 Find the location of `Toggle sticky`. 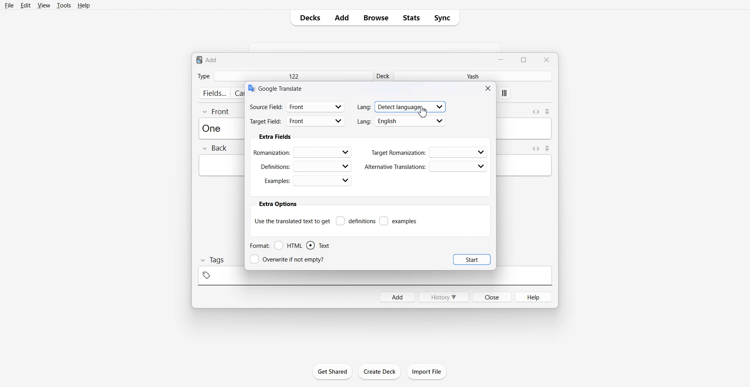

Toggle sticky is located at coordinates (548, 149).